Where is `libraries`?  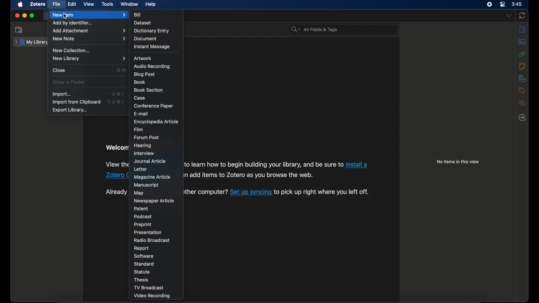
libraries is located at coordinates (522, 78).